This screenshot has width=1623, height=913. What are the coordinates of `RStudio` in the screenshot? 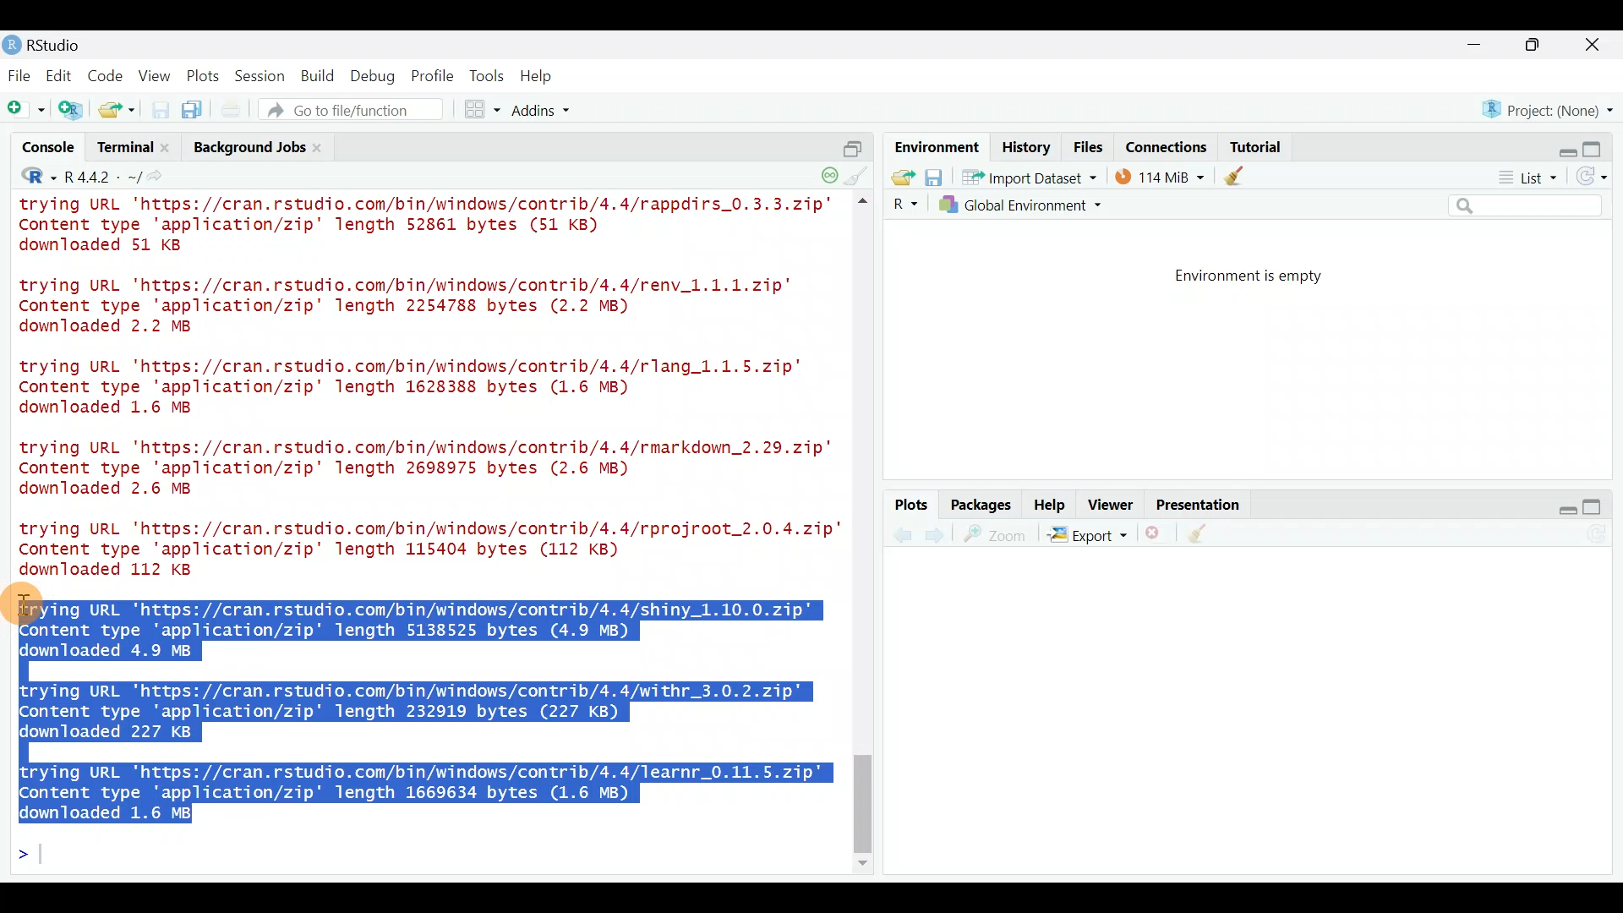 It's located at (51, 45).